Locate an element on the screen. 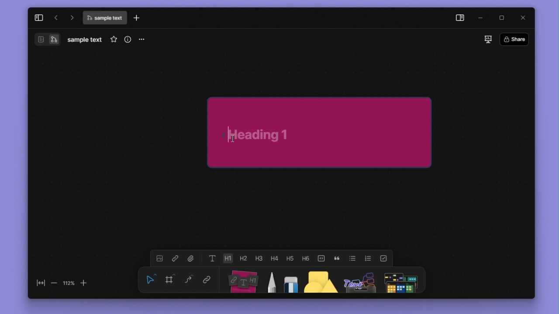 The height and width of the screenshot is (314, 559). cursor is located at coordinates (233, 139).